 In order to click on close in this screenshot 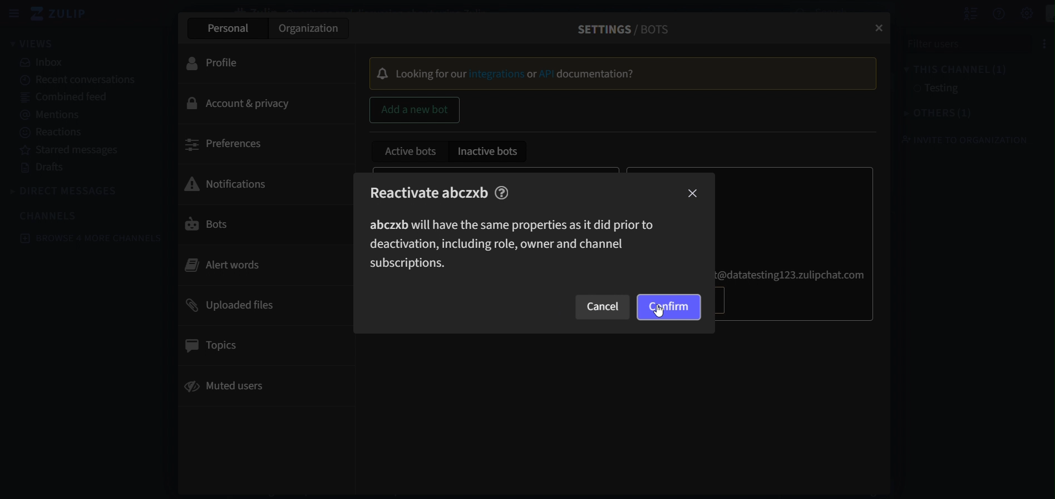, I will do `click(694, 194)`.